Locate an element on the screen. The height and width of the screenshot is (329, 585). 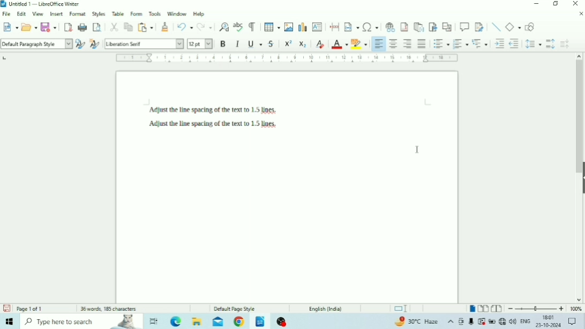
Font Color is located at coordinates (340, 44).